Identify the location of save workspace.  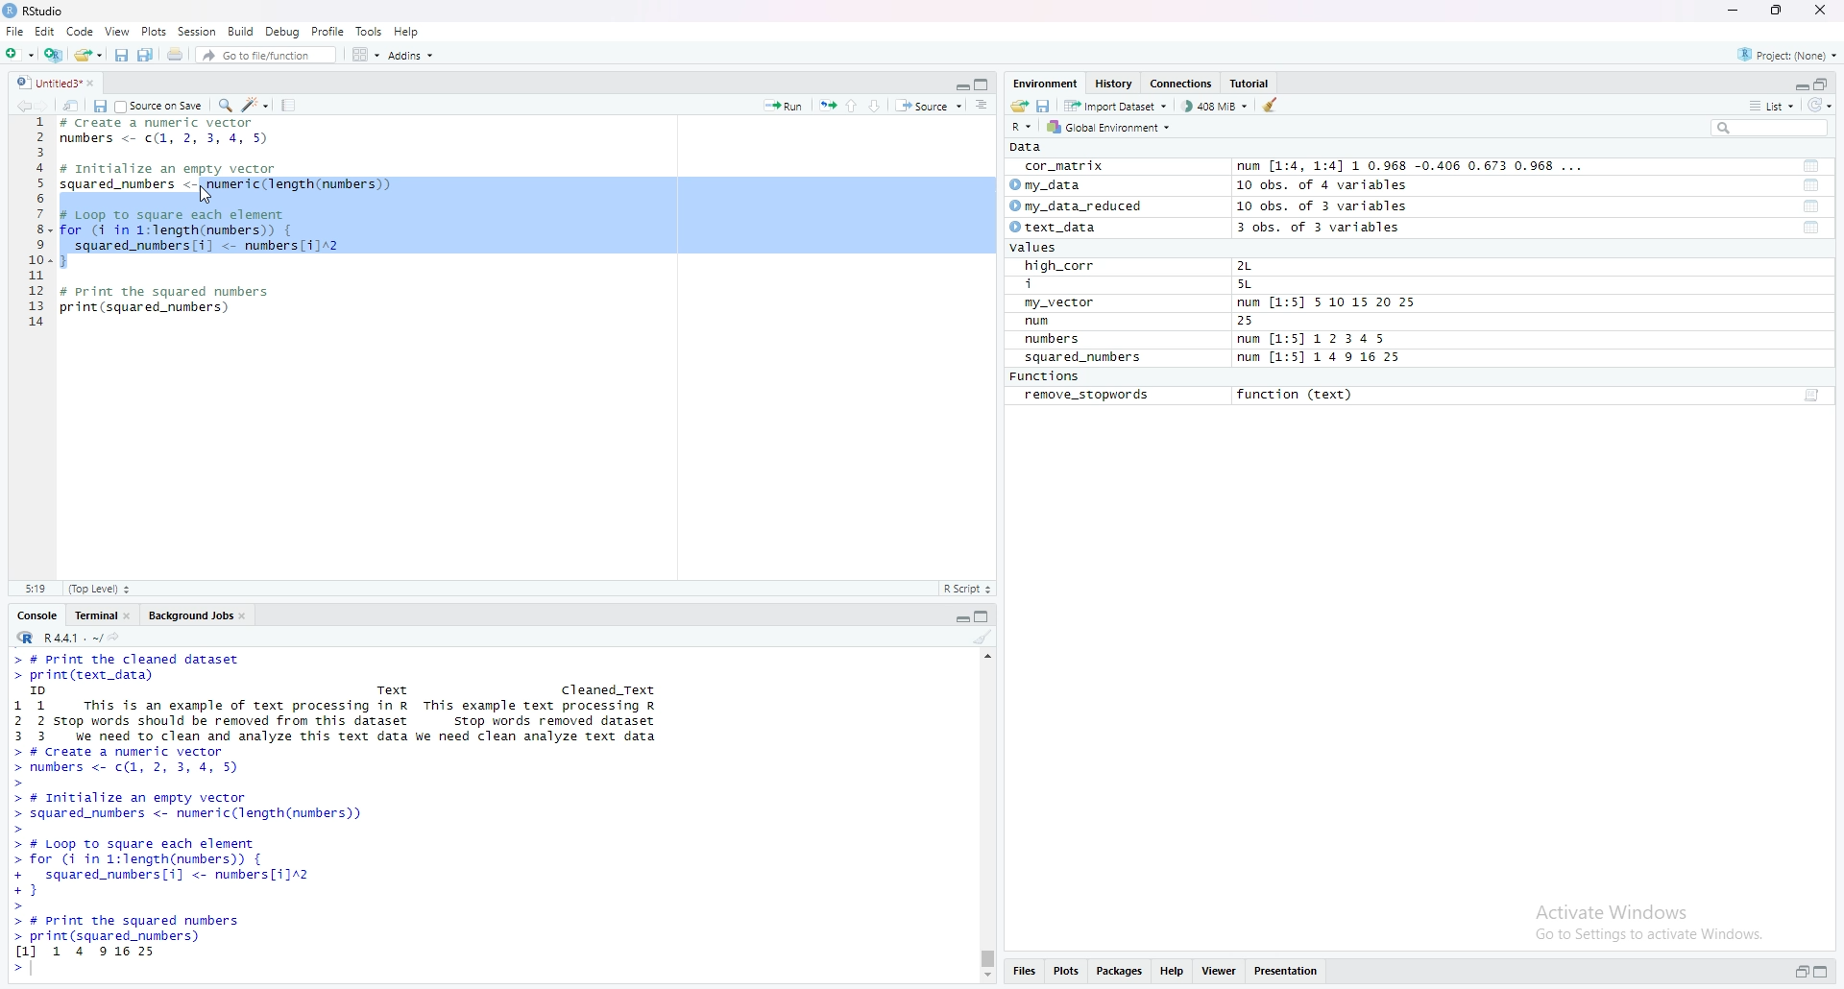
(1044, 105).